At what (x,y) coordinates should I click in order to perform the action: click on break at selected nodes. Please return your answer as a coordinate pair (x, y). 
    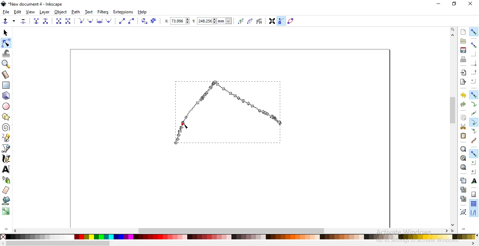
    Looking at the image, I should click on (46, 21).